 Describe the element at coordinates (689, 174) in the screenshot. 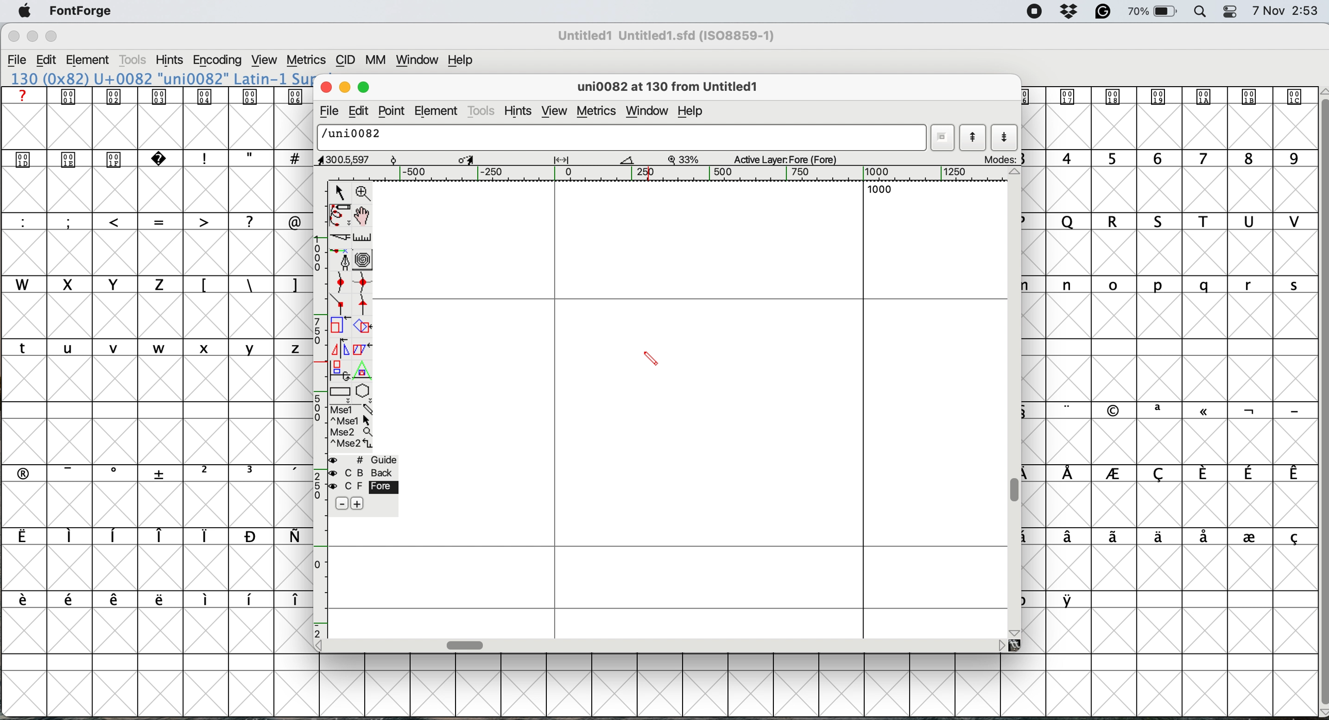

I see `horizontal scale` at that location.